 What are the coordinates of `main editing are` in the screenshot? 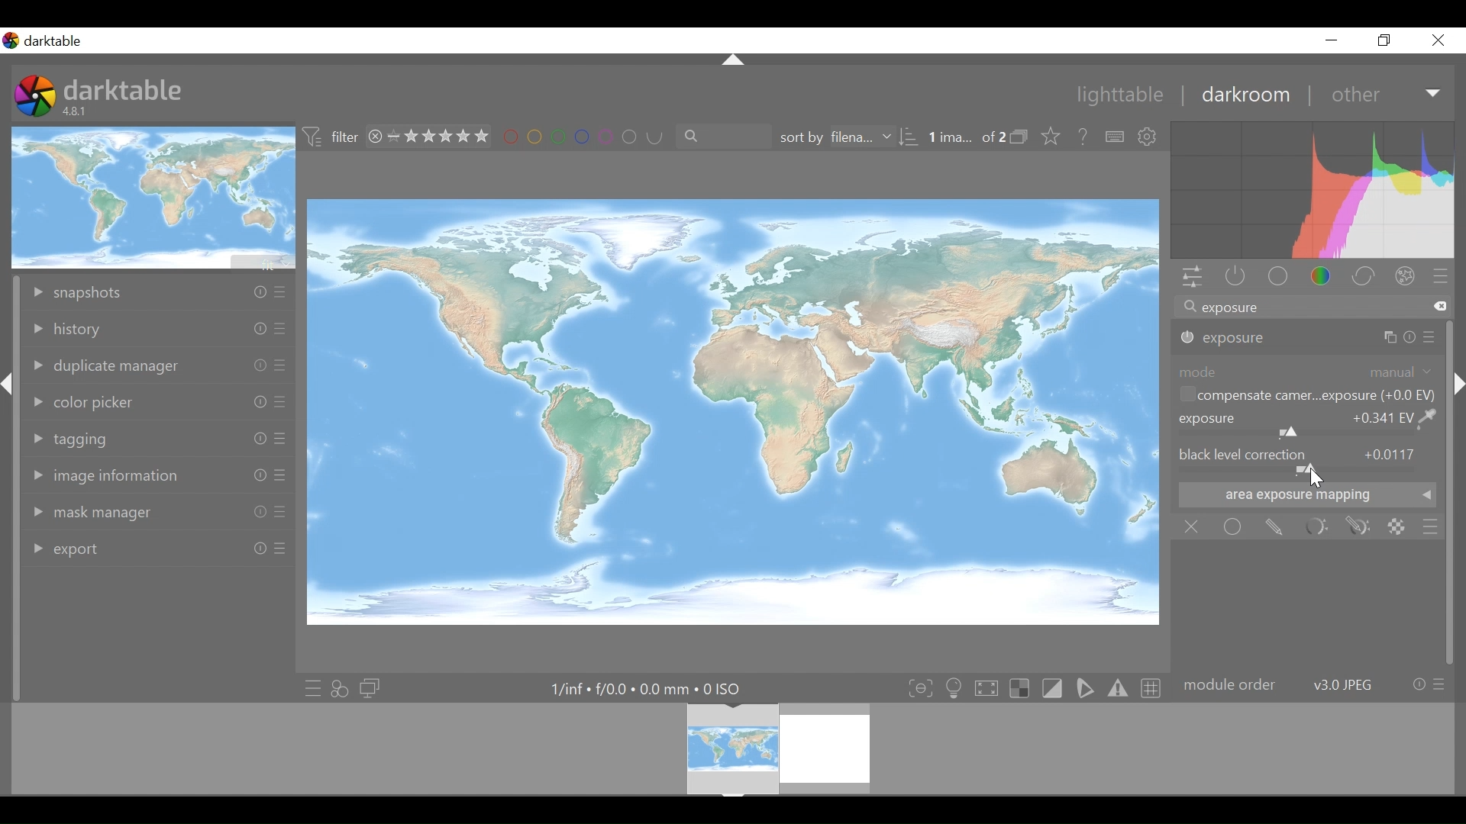 It's located at (735, 411).